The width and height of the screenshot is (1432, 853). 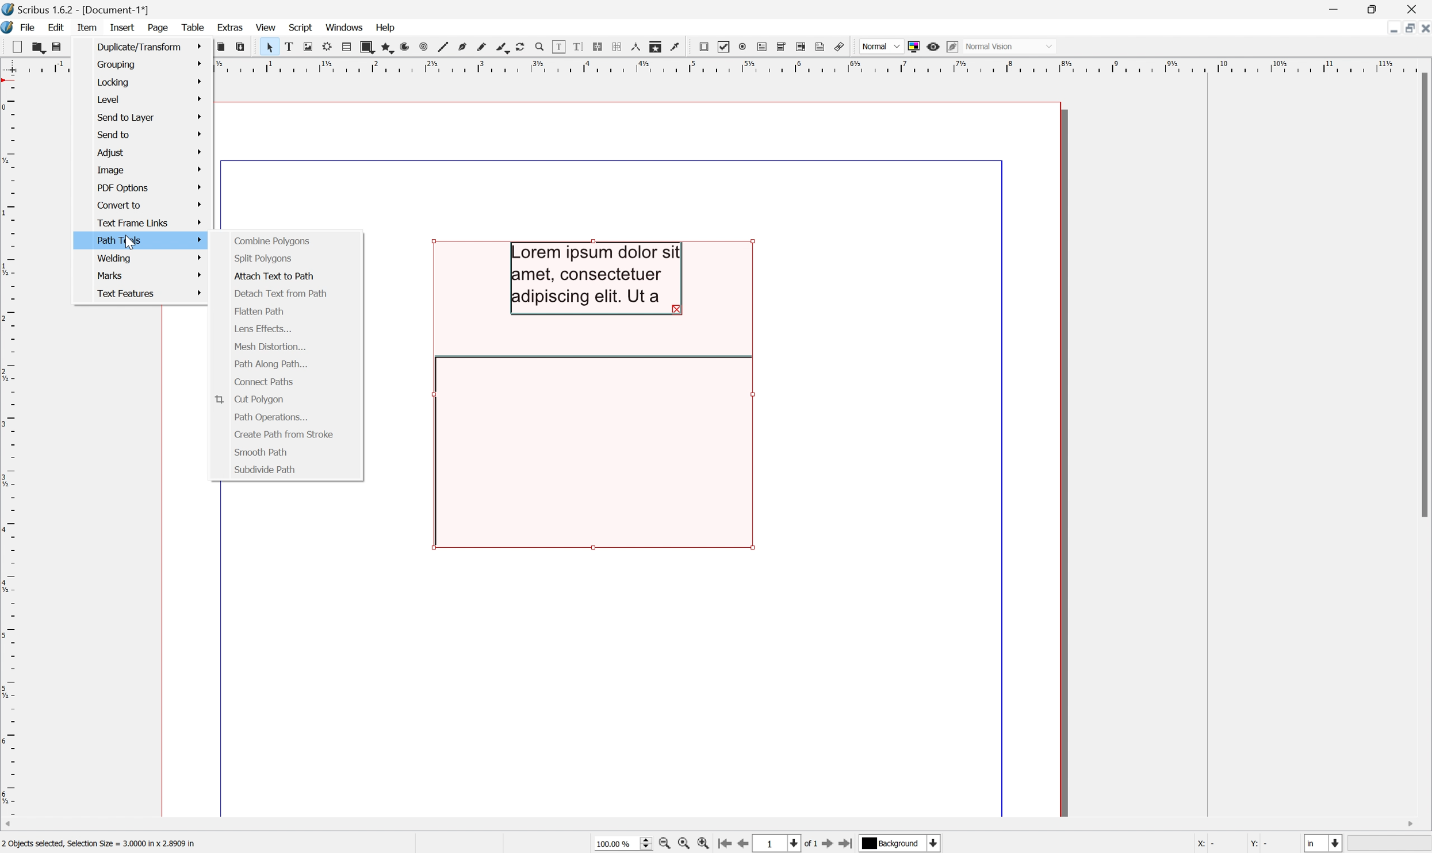 I want to click on Toggle color management system, so click(x=910, y=45).